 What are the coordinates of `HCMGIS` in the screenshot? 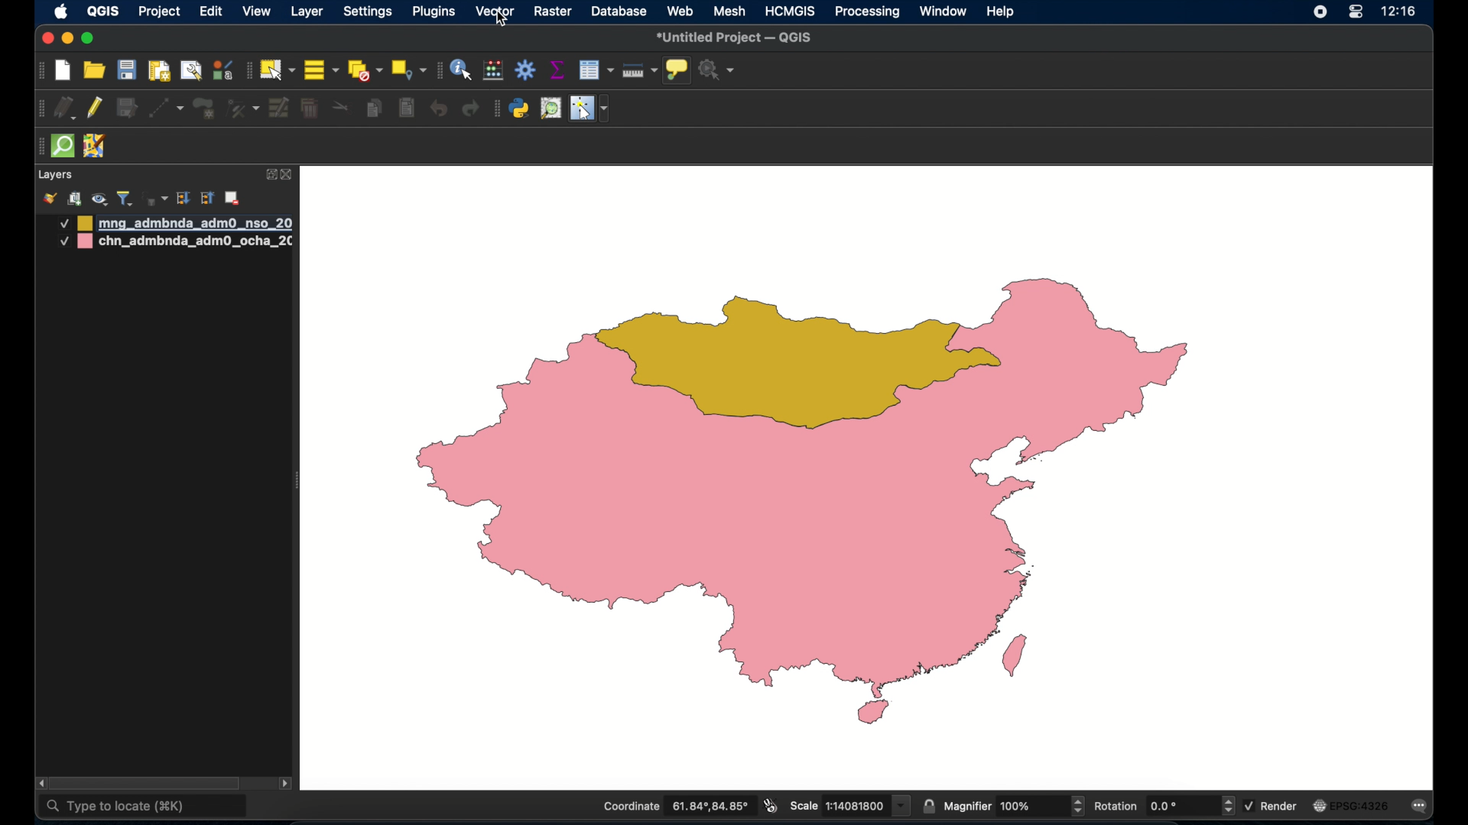 It's located at (790, 11).